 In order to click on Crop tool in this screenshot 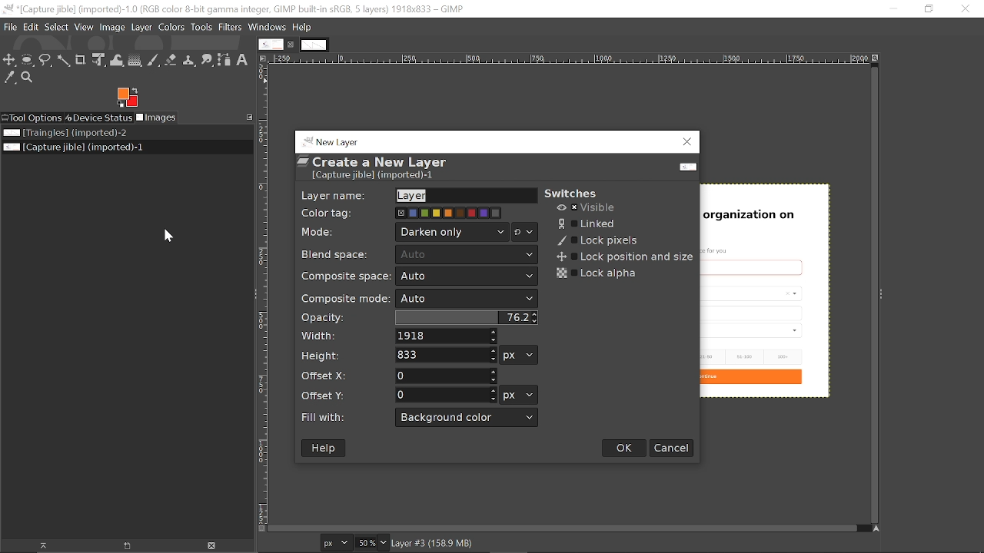, I will do `click(81, 60)`.